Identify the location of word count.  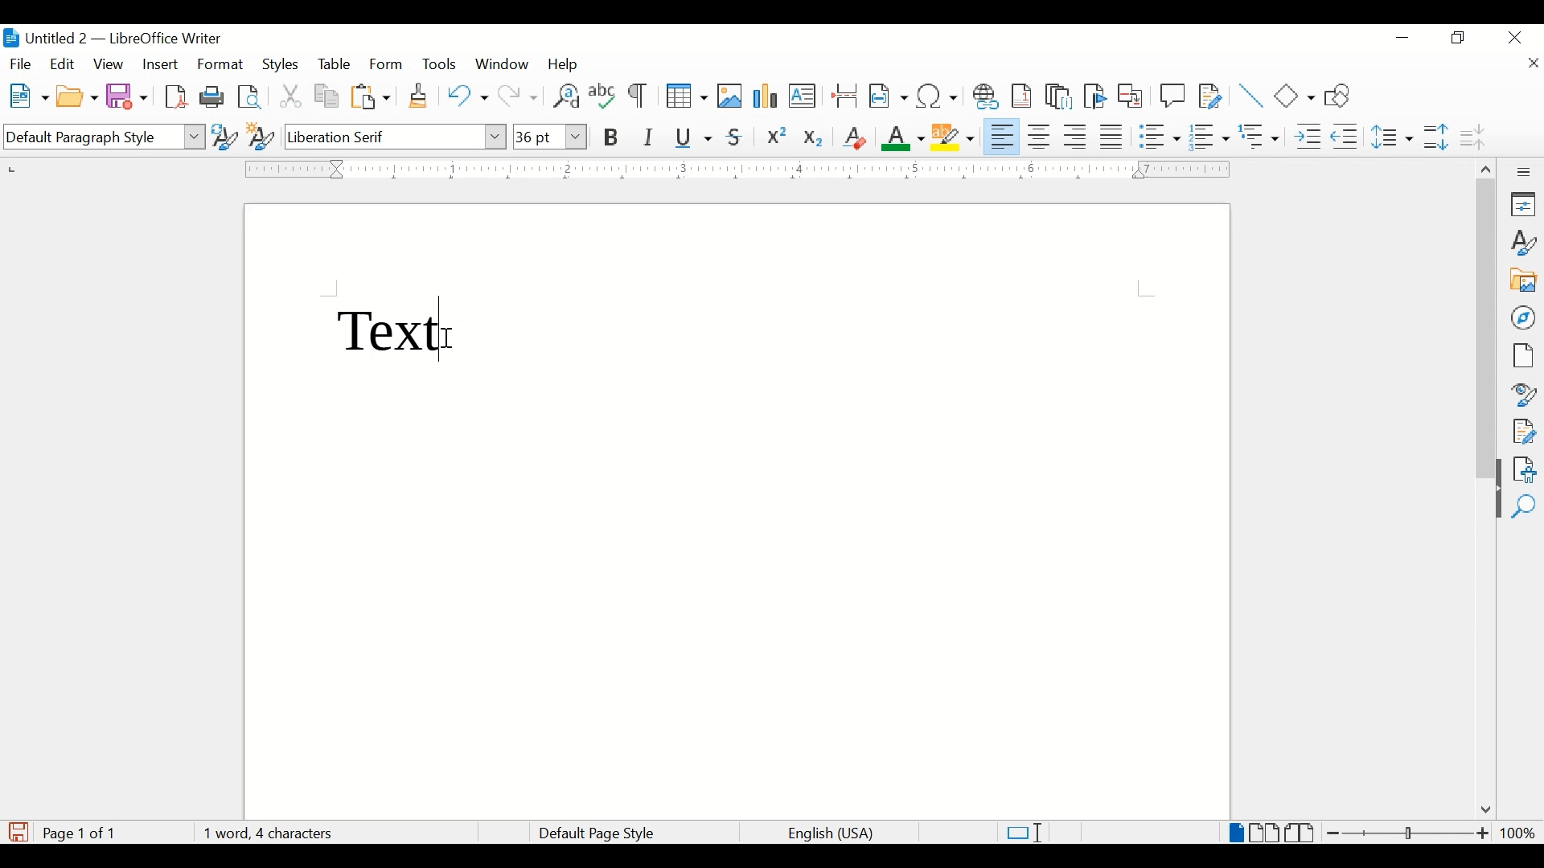
(268, 833).